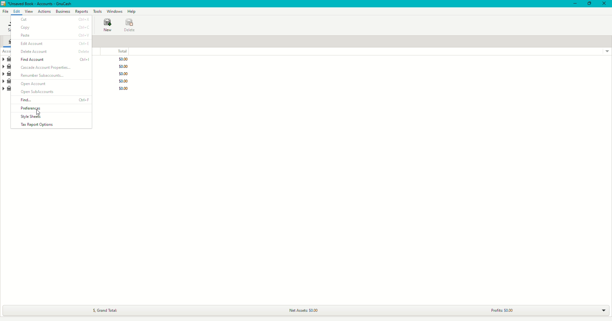 The image size is (612, 321). I want to click on file name, so click(41, 4).